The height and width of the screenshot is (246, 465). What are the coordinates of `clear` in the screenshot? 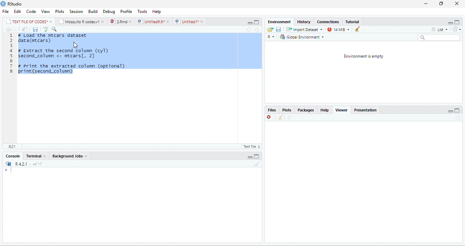 It's located at (257, 164).